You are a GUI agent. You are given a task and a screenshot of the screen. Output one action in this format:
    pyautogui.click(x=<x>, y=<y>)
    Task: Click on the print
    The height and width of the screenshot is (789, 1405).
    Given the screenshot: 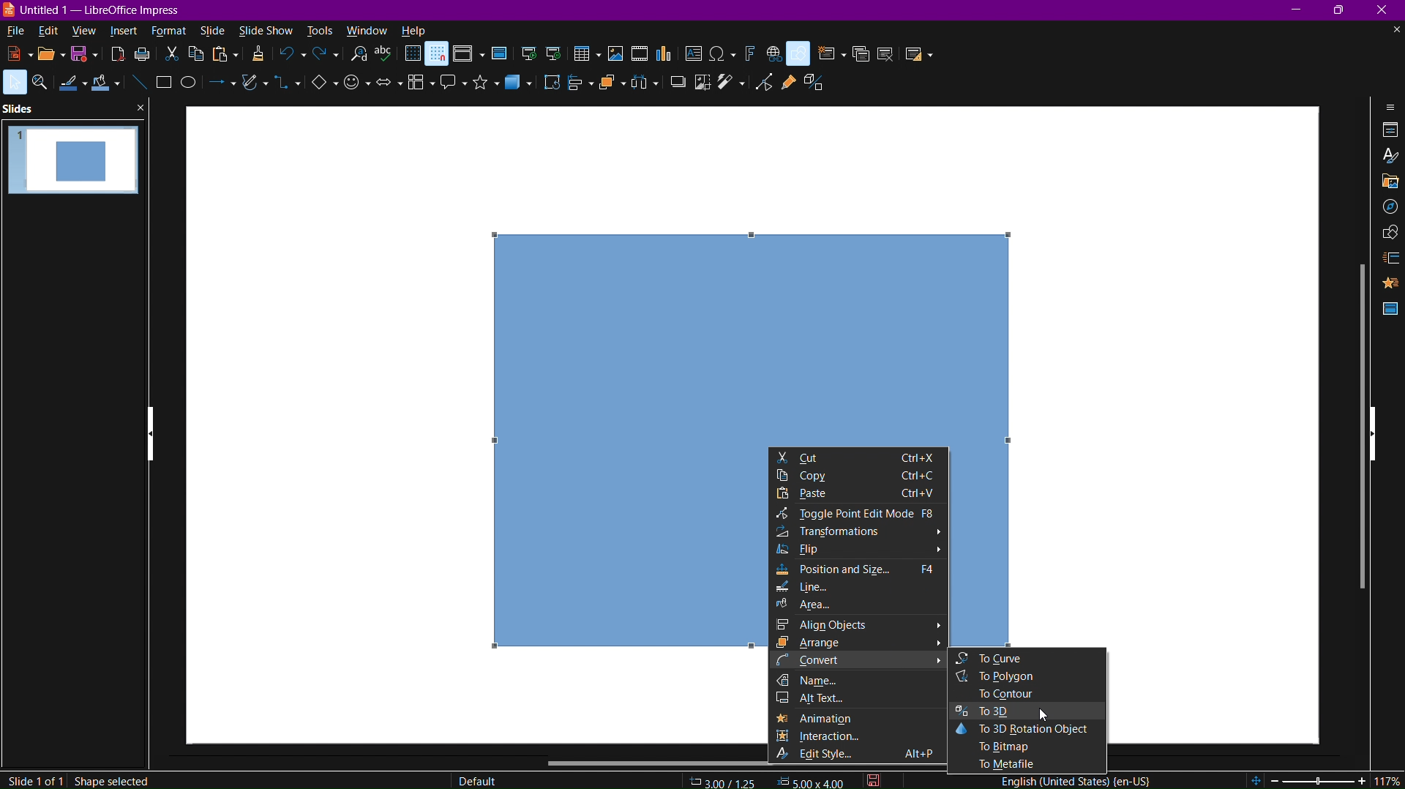 What is the action you would take?
    pyautogui.click(x=146, y=58)
    